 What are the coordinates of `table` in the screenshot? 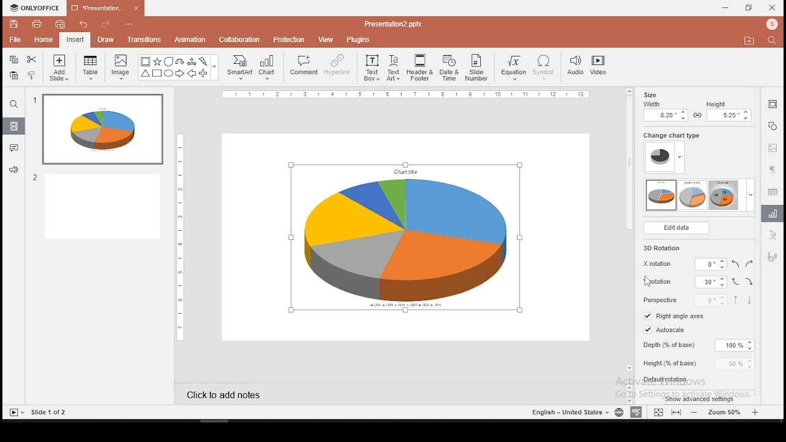 It's located at (92, 69).